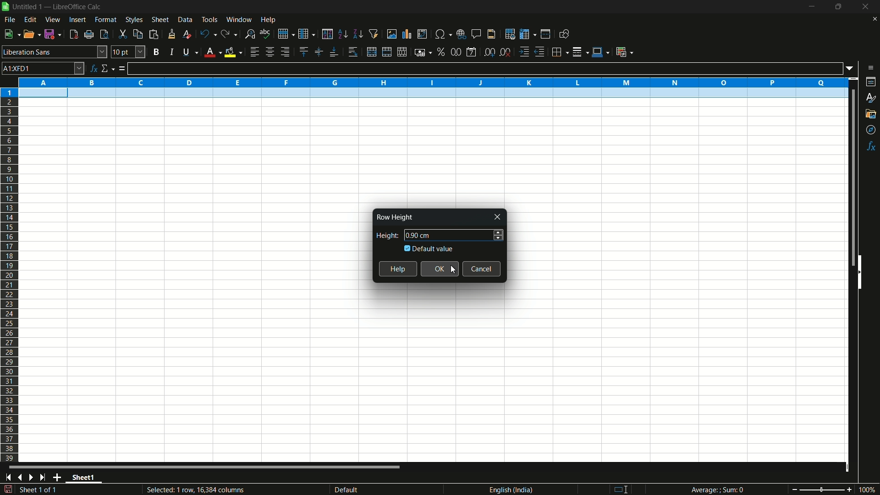 The height and width of the screenshot is (495, 880). What do you see at coordinates (156, 51) in the screenshot?
I see `bold` at bounding box center [156, 51].